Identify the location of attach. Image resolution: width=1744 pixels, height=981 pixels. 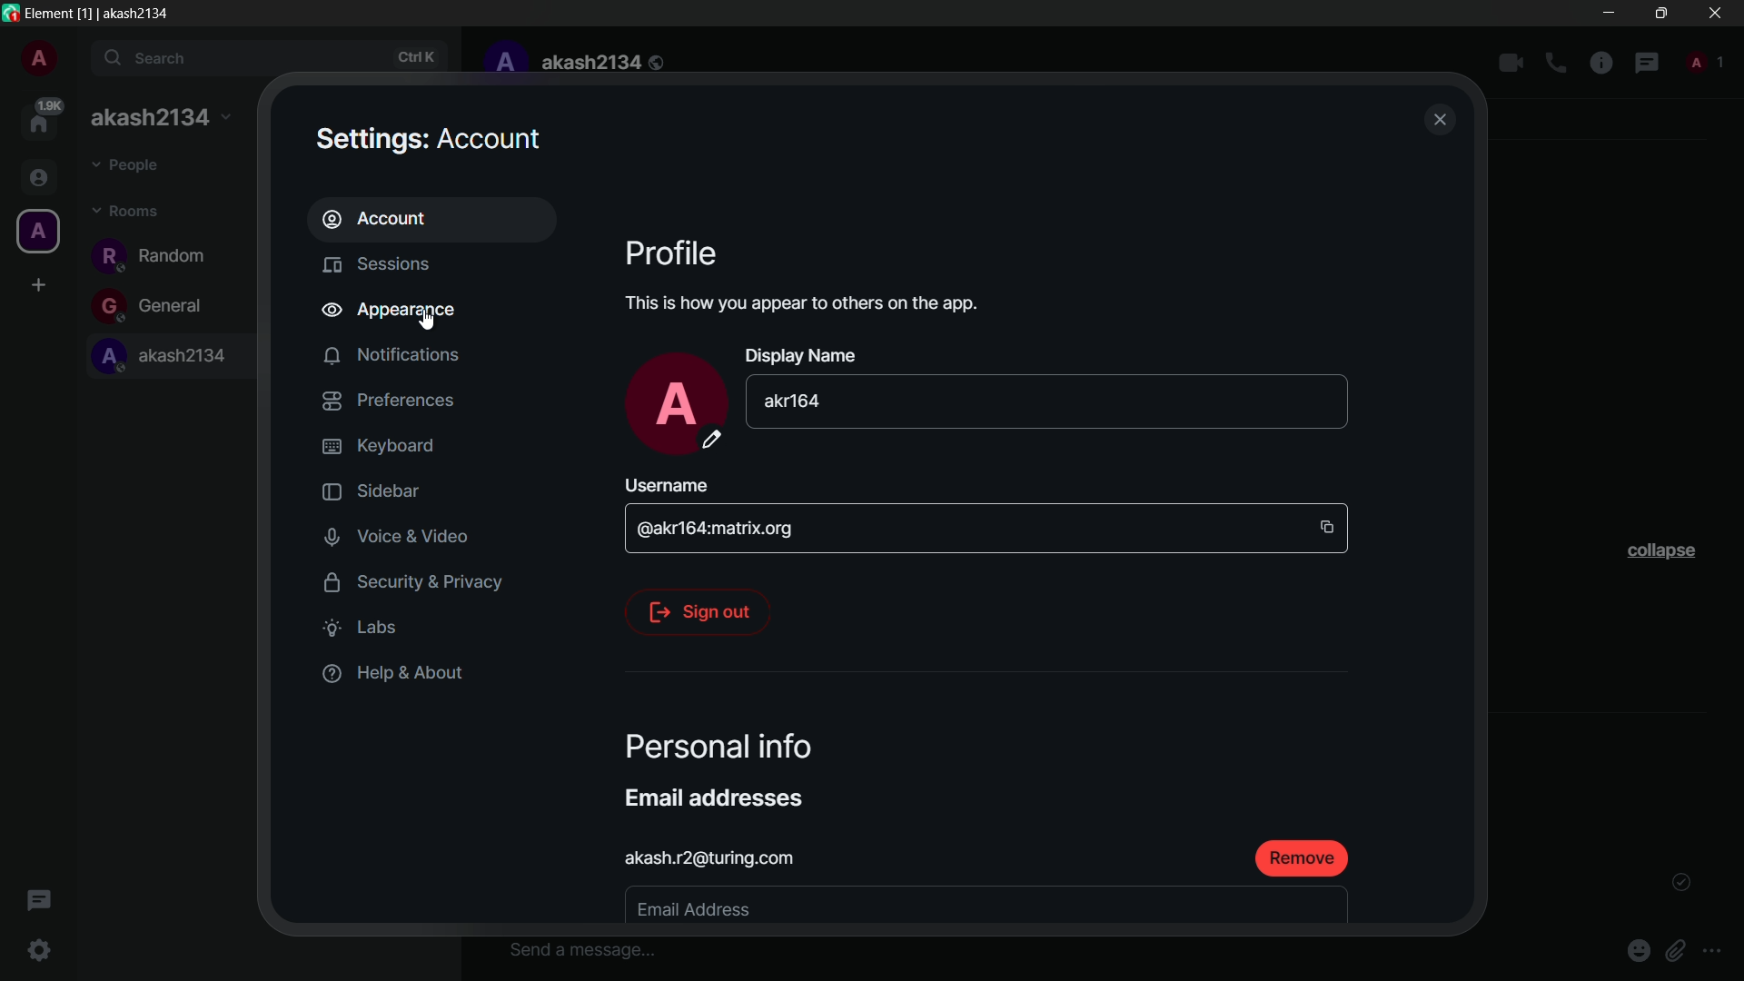
(1680, 950).